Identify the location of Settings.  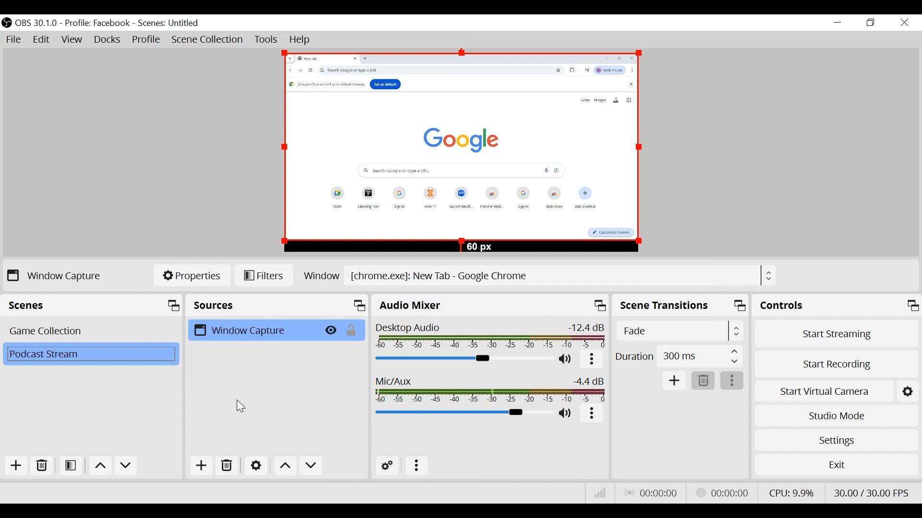
(255, 467).